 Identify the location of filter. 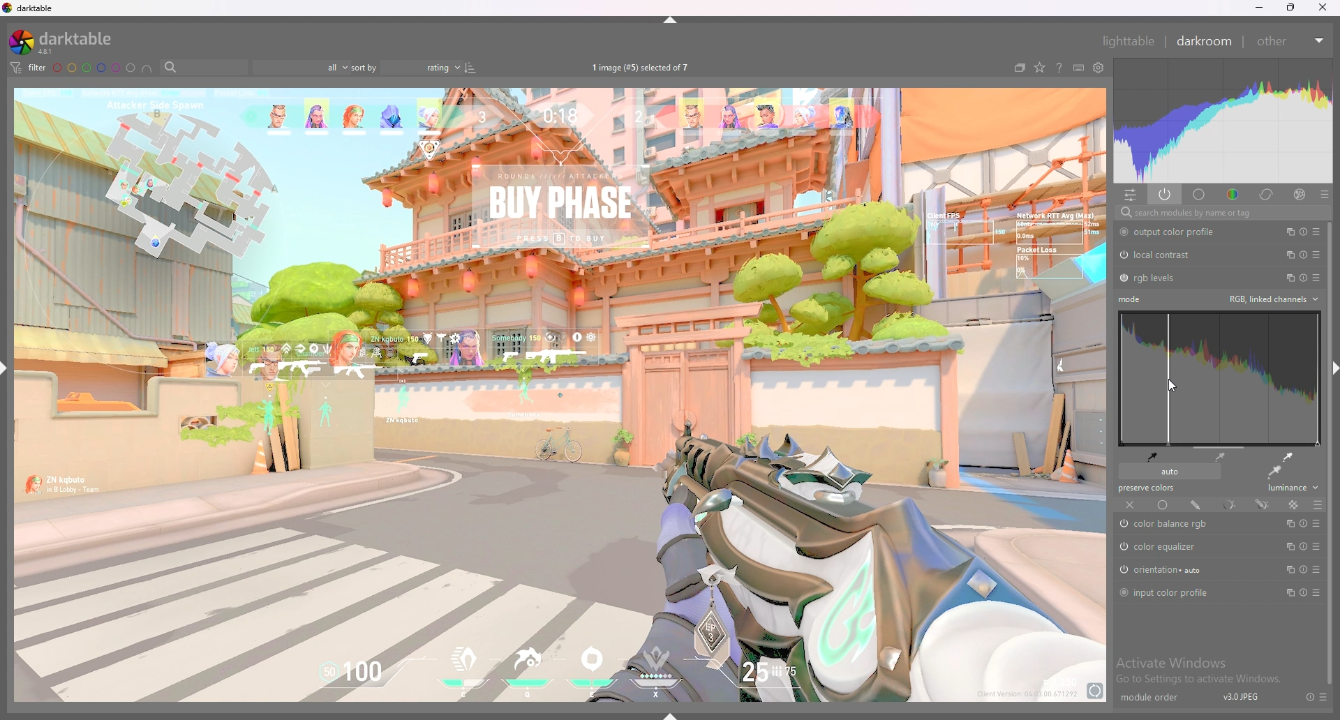
(29, 68).